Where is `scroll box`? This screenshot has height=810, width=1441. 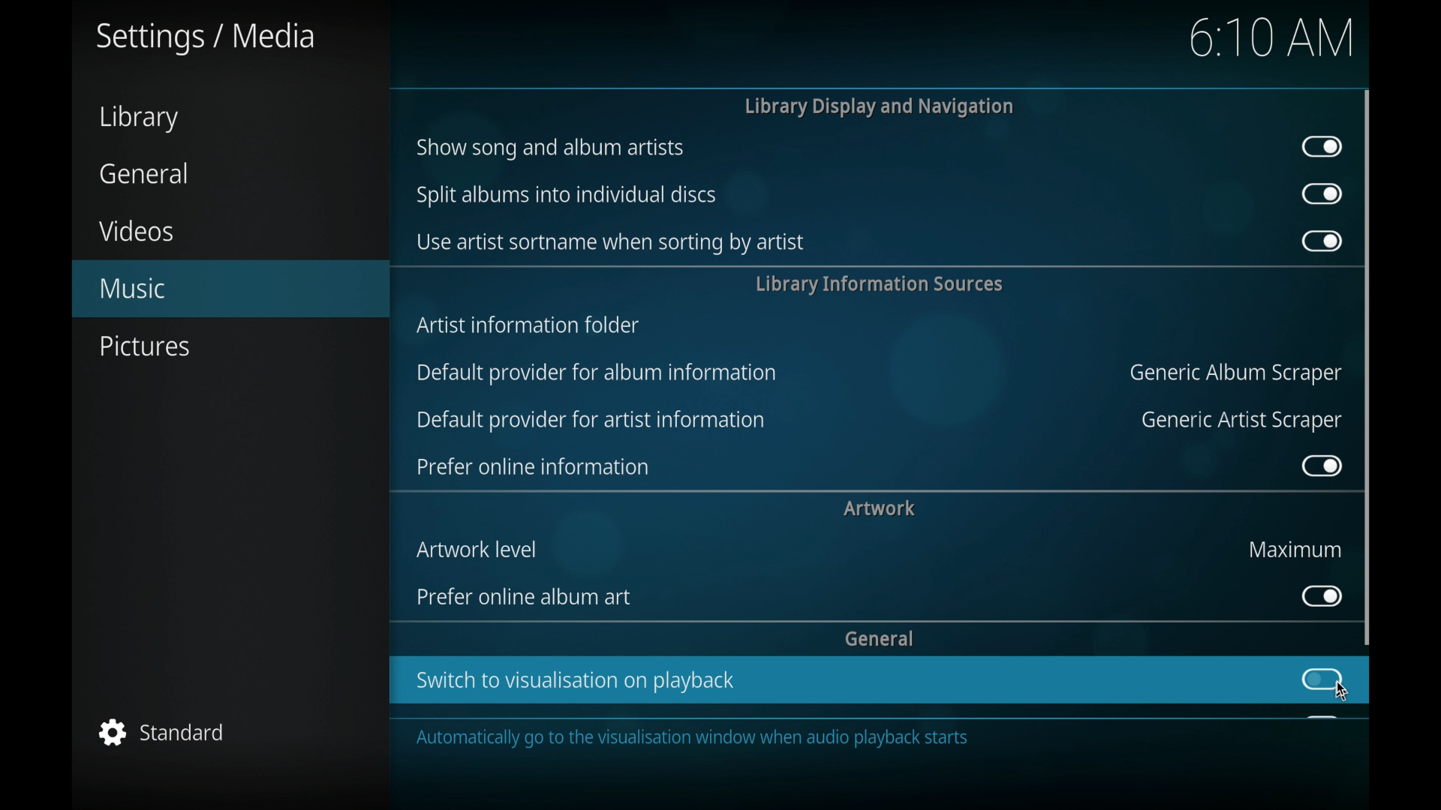
scroll box is located at coordinates (1368, 367).